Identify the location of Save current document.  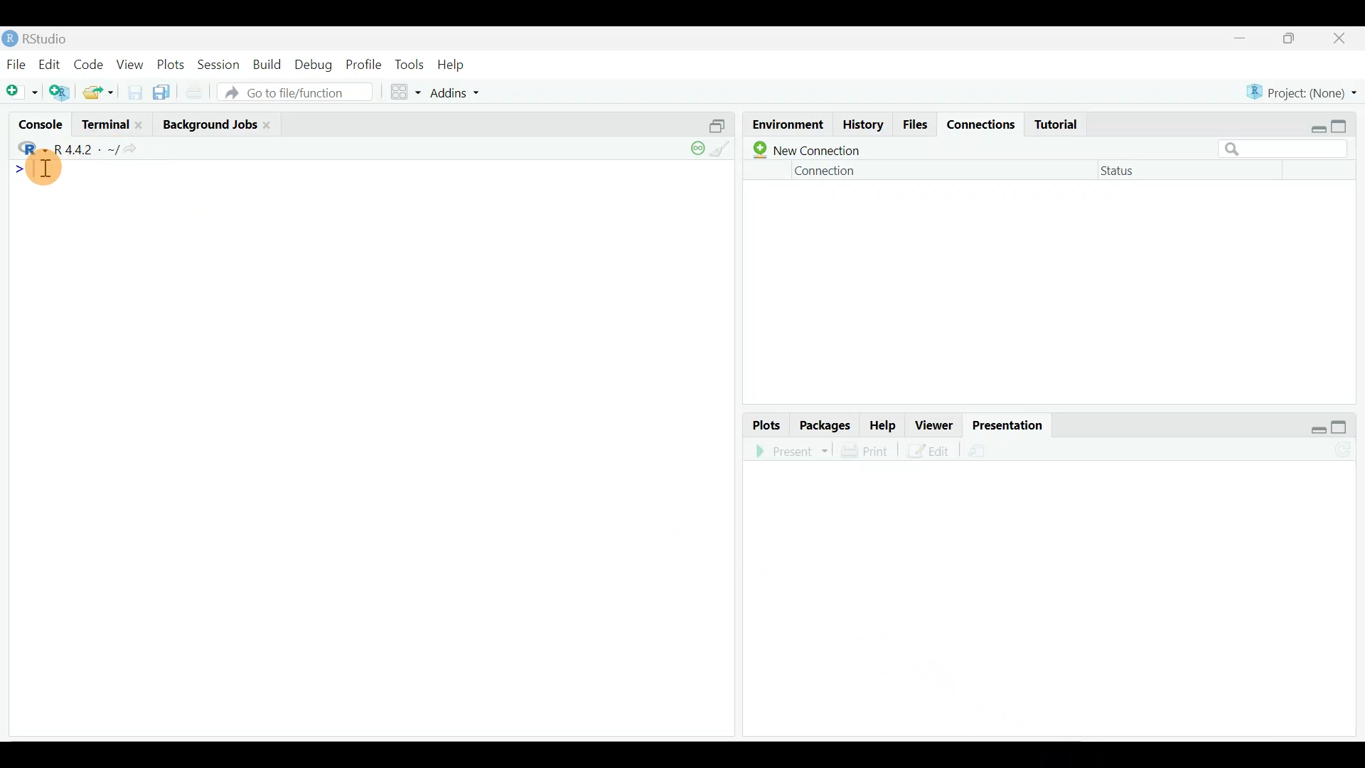
(137, 92).